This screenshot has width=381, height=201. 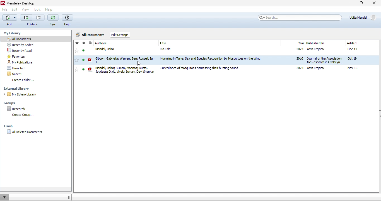 What do you see at coordinates (25, 3) in the screenshot?
I see `mendeley desktop` at bounding box center [25, 3].